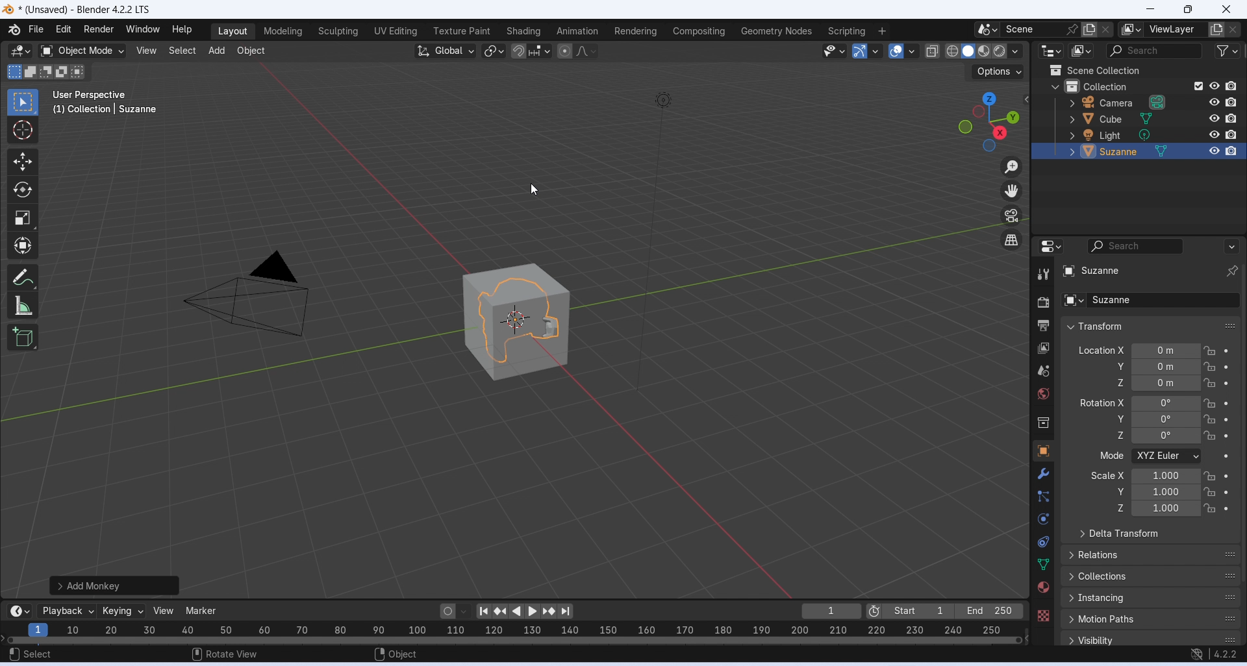 The image size is (1247, 666). Describe the element at coordinates (1215, 118) in the screenshot. I see `hide in viewport` at that location.